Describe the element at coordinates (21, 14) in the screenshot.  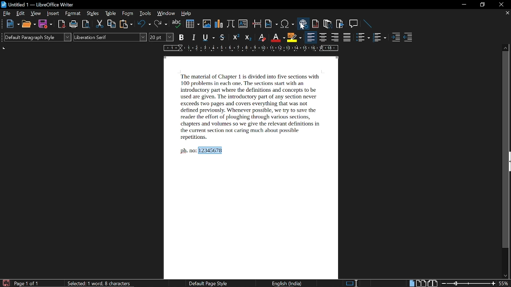
I see `edit` at that location.